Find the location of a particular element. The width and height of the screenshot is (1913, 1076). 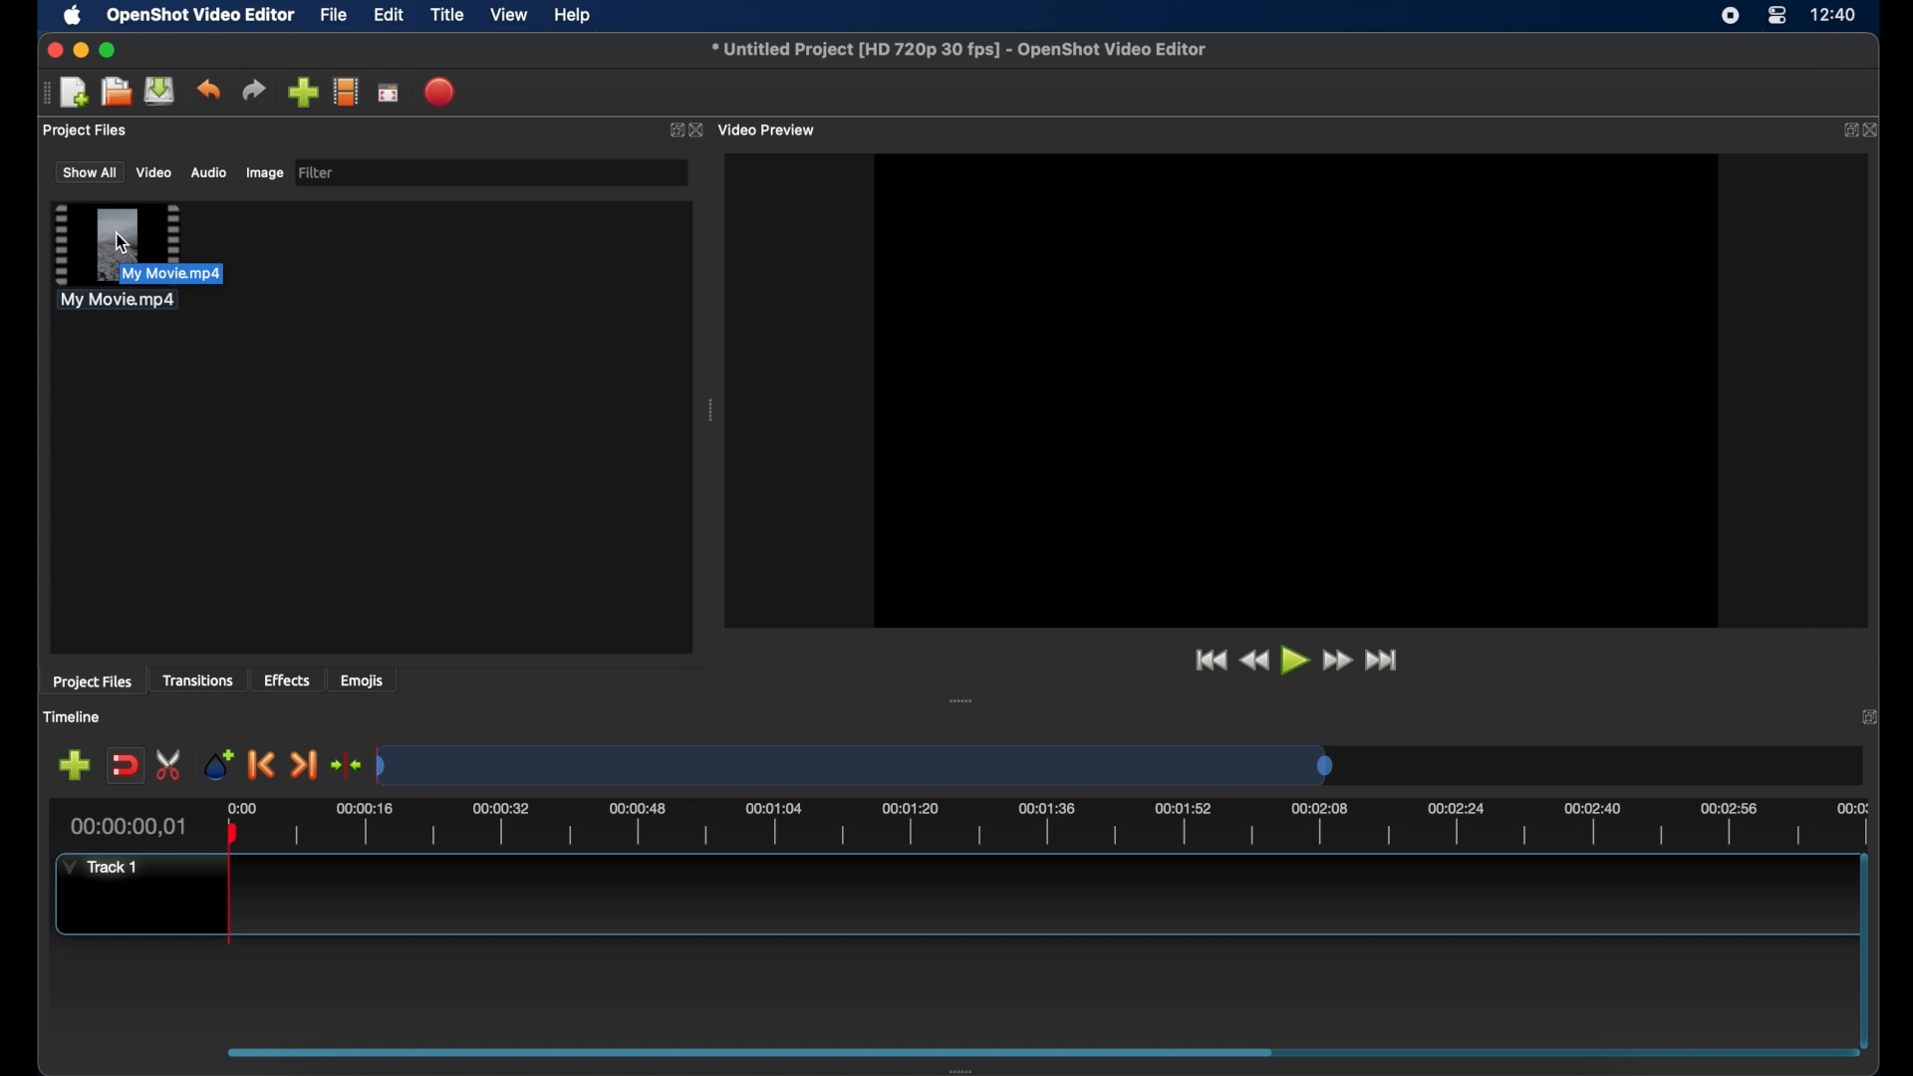

jump to start is located at coordinates (1384, 660).